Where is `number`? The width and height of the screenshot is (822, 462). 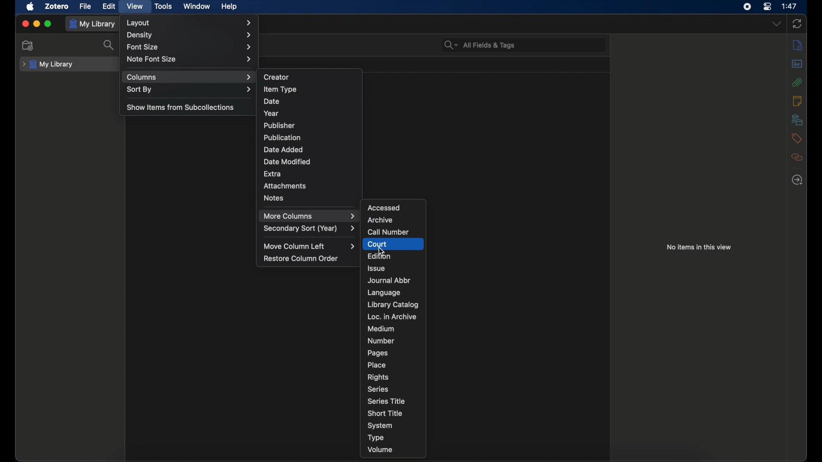 number is located at coordinates (381, 341).